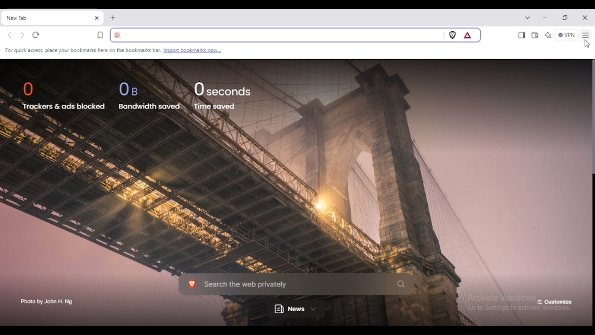 This screenshot has height=335, width=595. I want to click on go forward, so click(23, 36).